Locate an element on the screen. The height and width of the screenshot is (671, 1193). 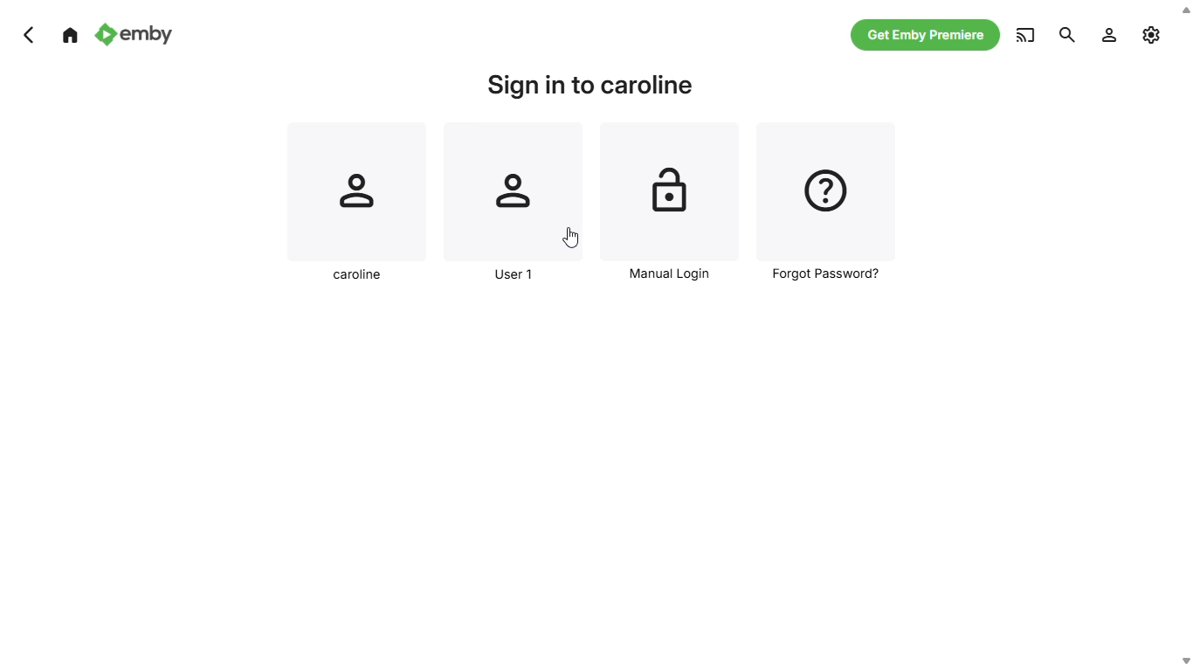
scrollbar is located at coordinates (1183, 335).